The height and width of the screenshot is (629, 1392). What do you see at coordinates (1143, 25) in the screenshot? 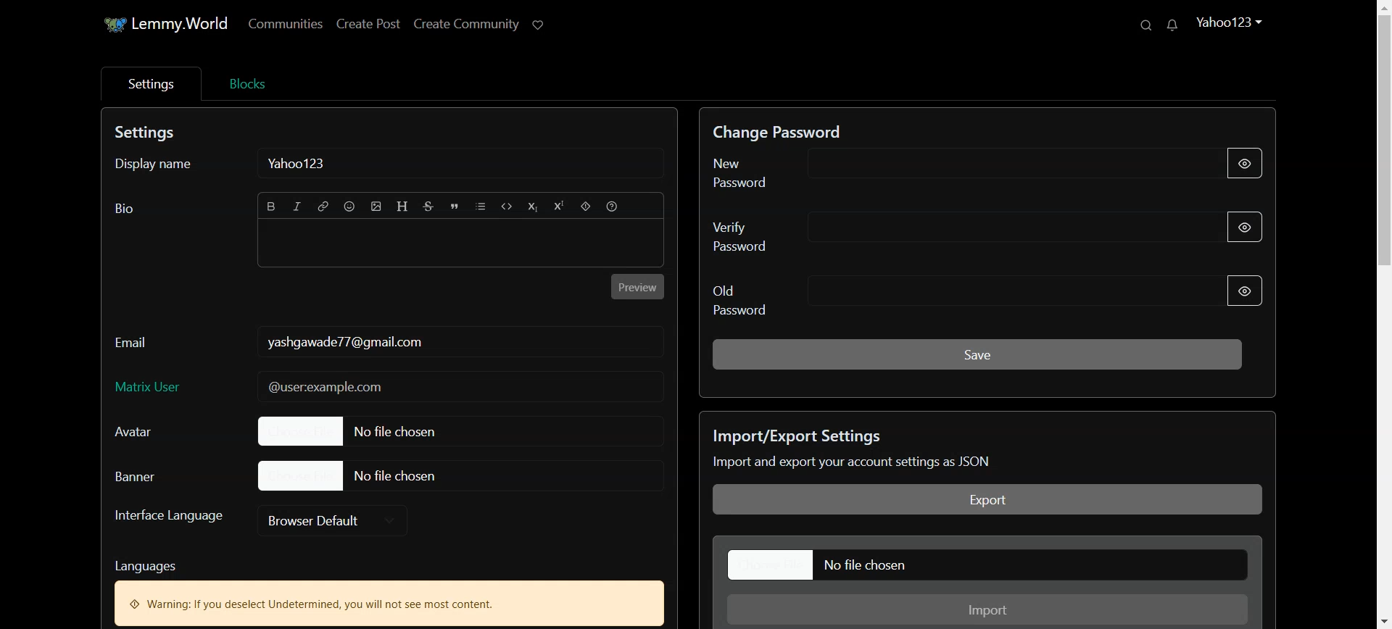
I see `Q` at bounding box center [1143, 25].